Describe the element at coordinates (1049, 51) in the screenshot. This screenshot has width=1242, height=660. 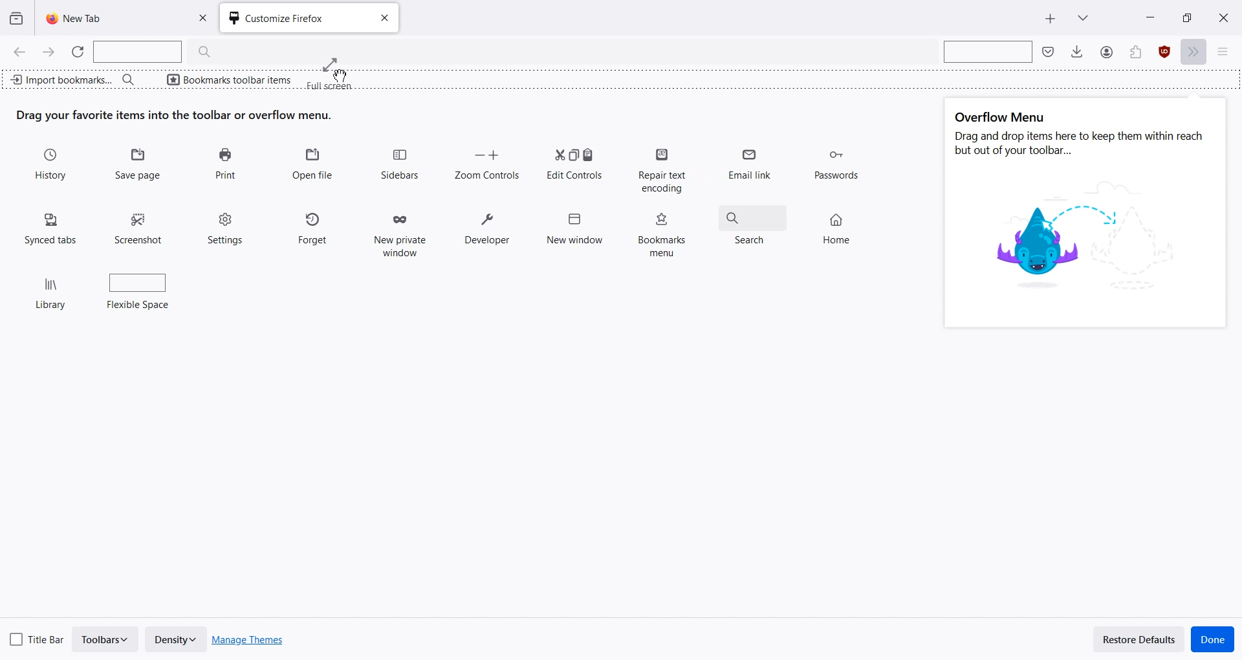
I see `Save to pocket` at that location.